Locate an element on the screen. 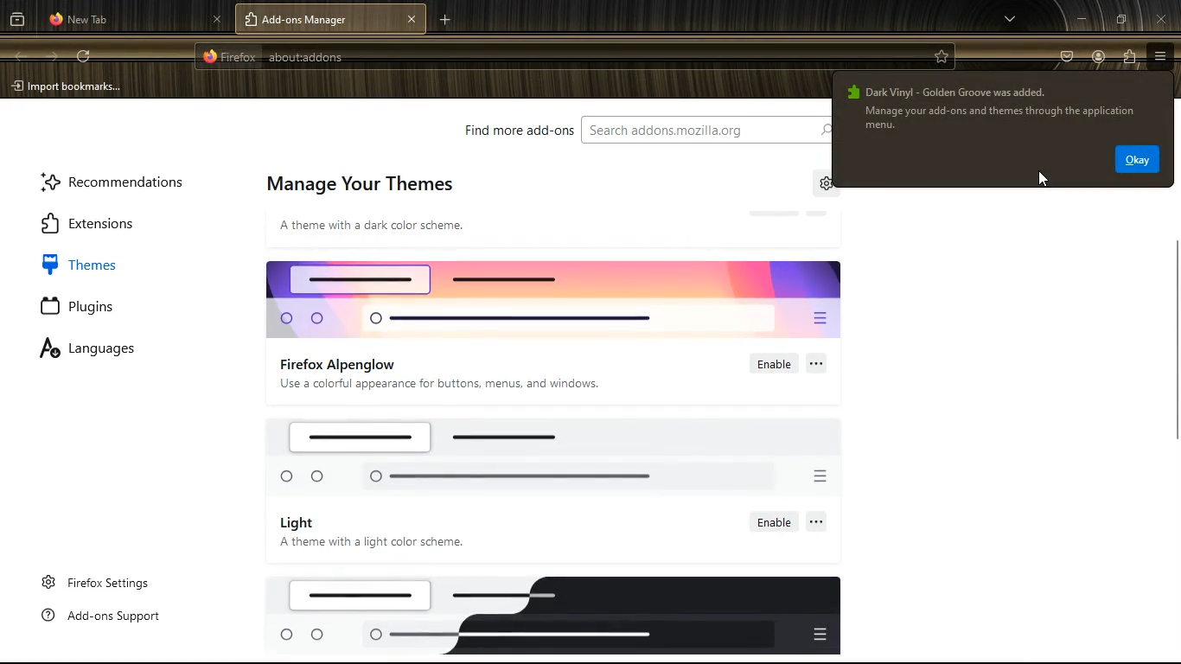 The width and height of the screenshot is (1181, 664). refresh is located at coordinates (85, 57).